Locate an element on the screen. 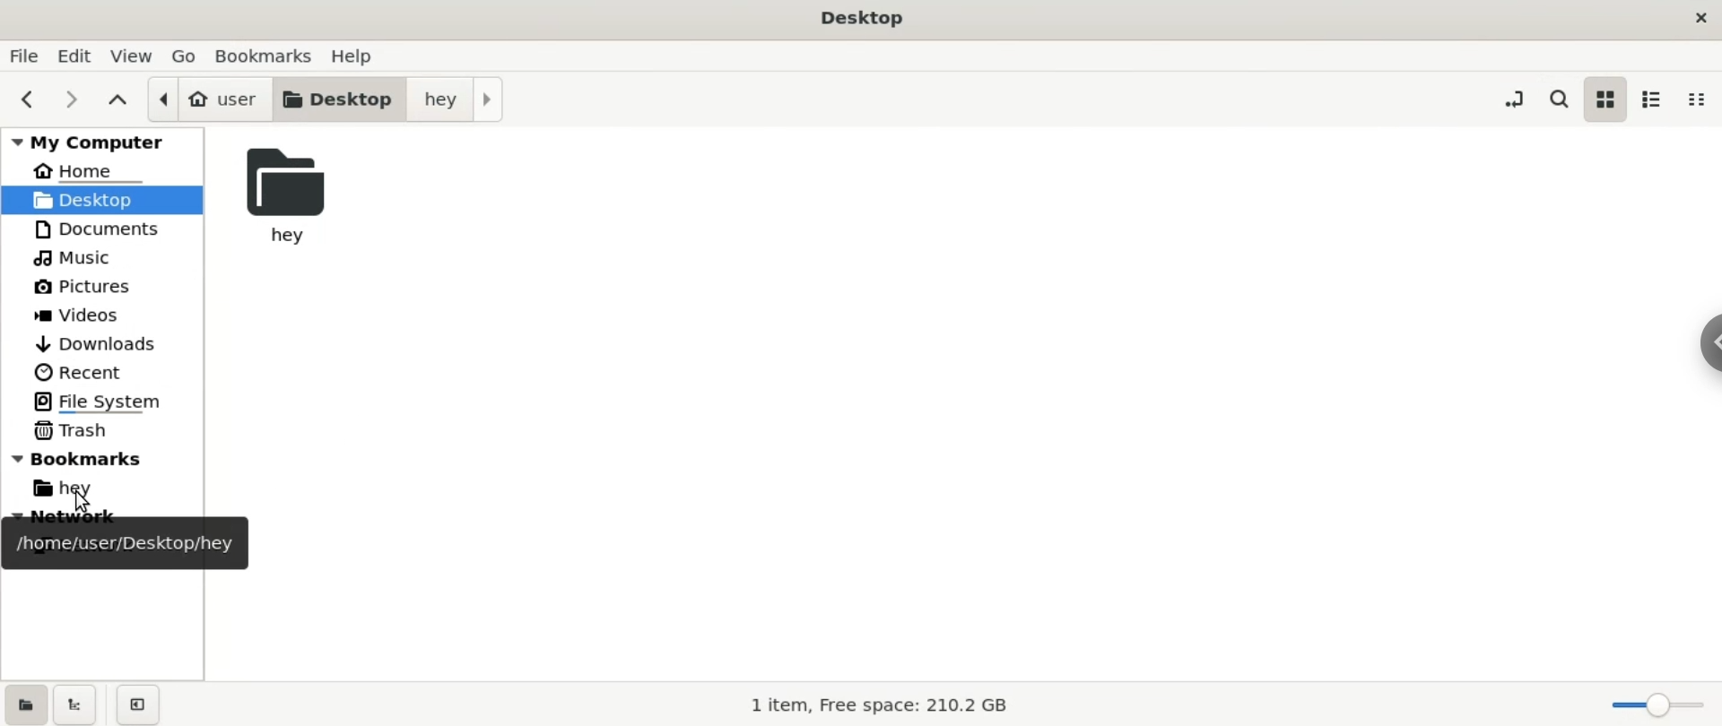 This screenshot has width=1722, height=726. search  is located at coordinates (1555, 98).